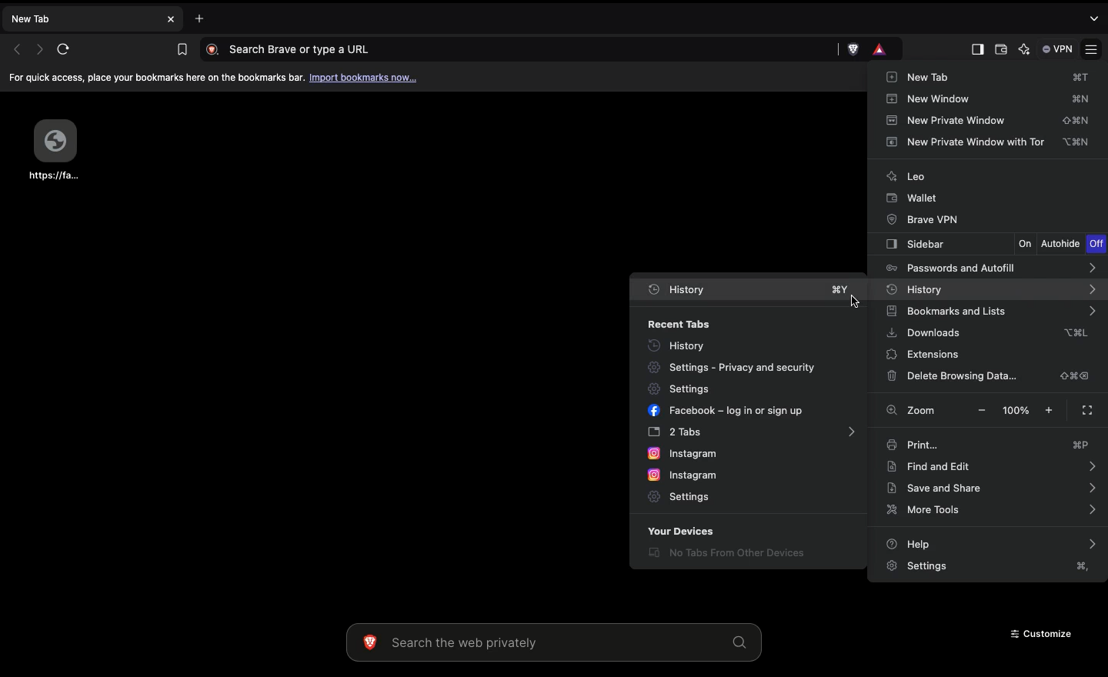 This screenshot has width=1108, height=677. What do you see at coordinates (962, 411) in the screenshot?
I see `Zoom` at bounding box center [962, 411].